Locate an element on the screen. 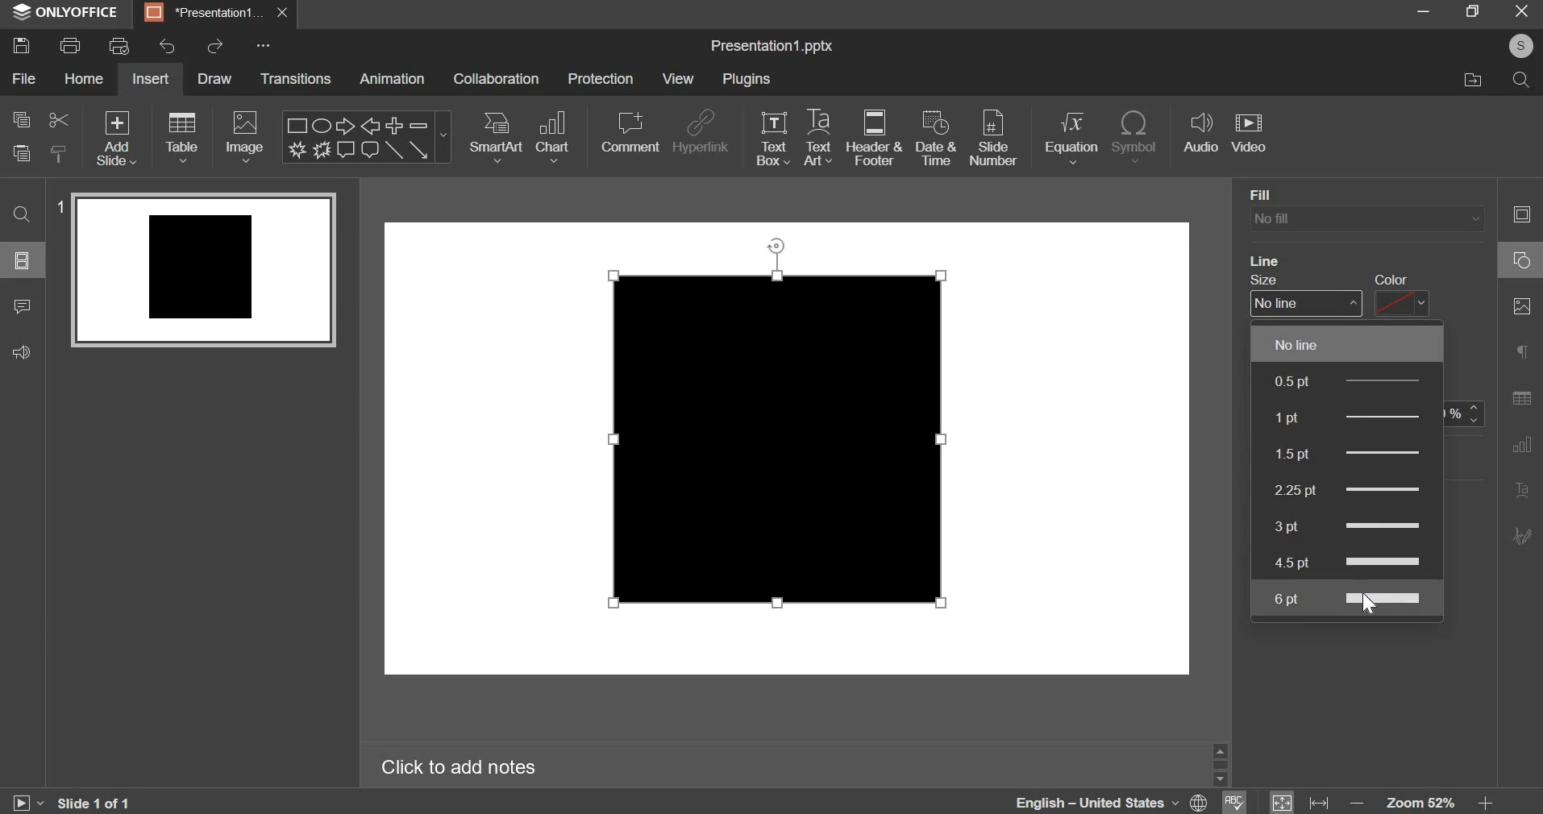  feedback is located at coordinates (20, 351).